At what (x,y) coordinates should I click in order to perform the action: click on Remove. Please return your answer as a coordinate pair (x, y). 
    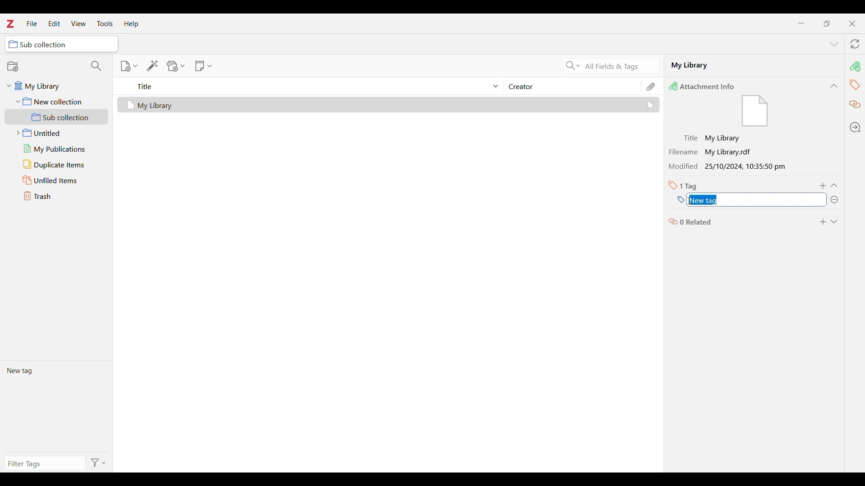
    Looking at the image, I should click on (834, 200).